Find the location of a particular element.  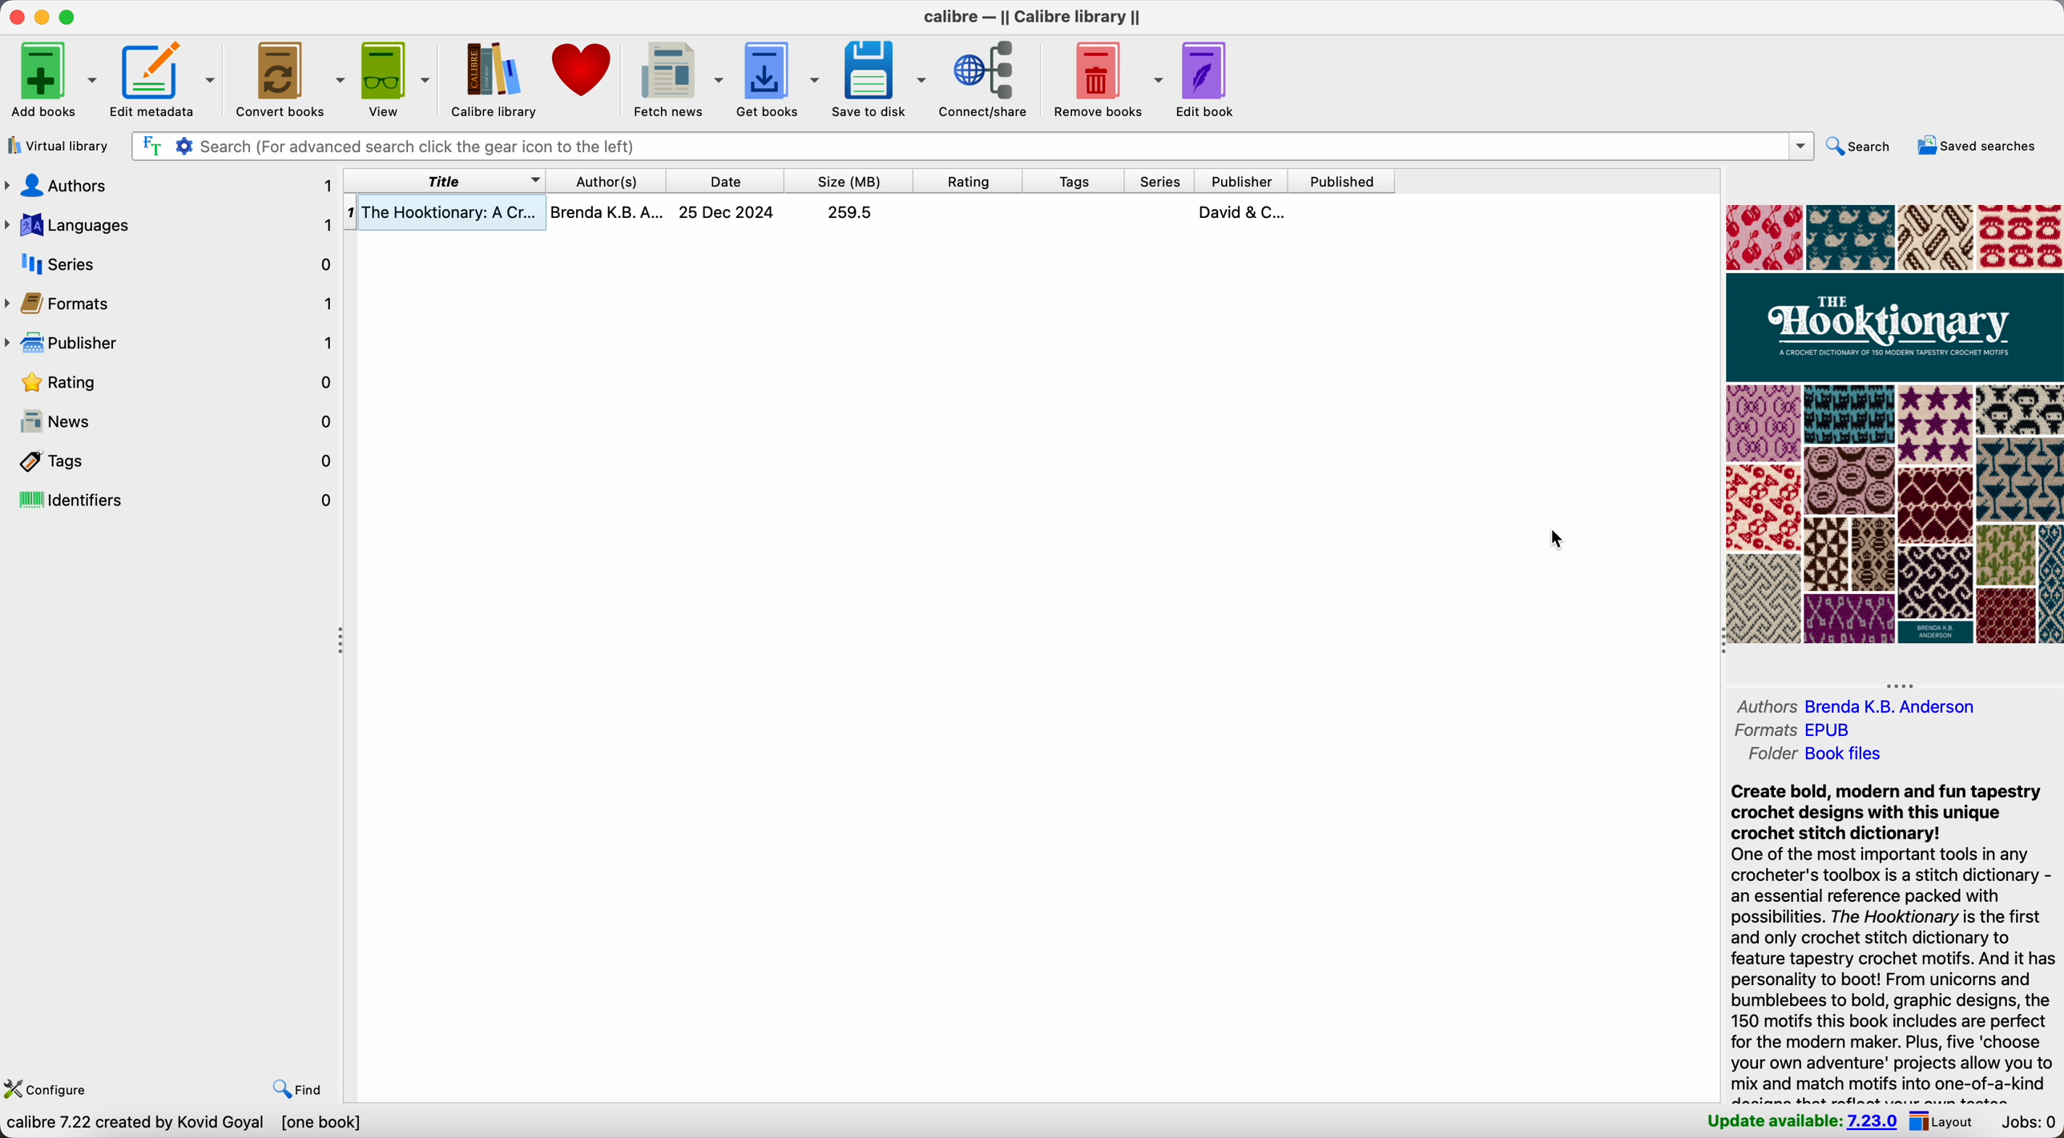

series is located at coordinates (1157, 181).